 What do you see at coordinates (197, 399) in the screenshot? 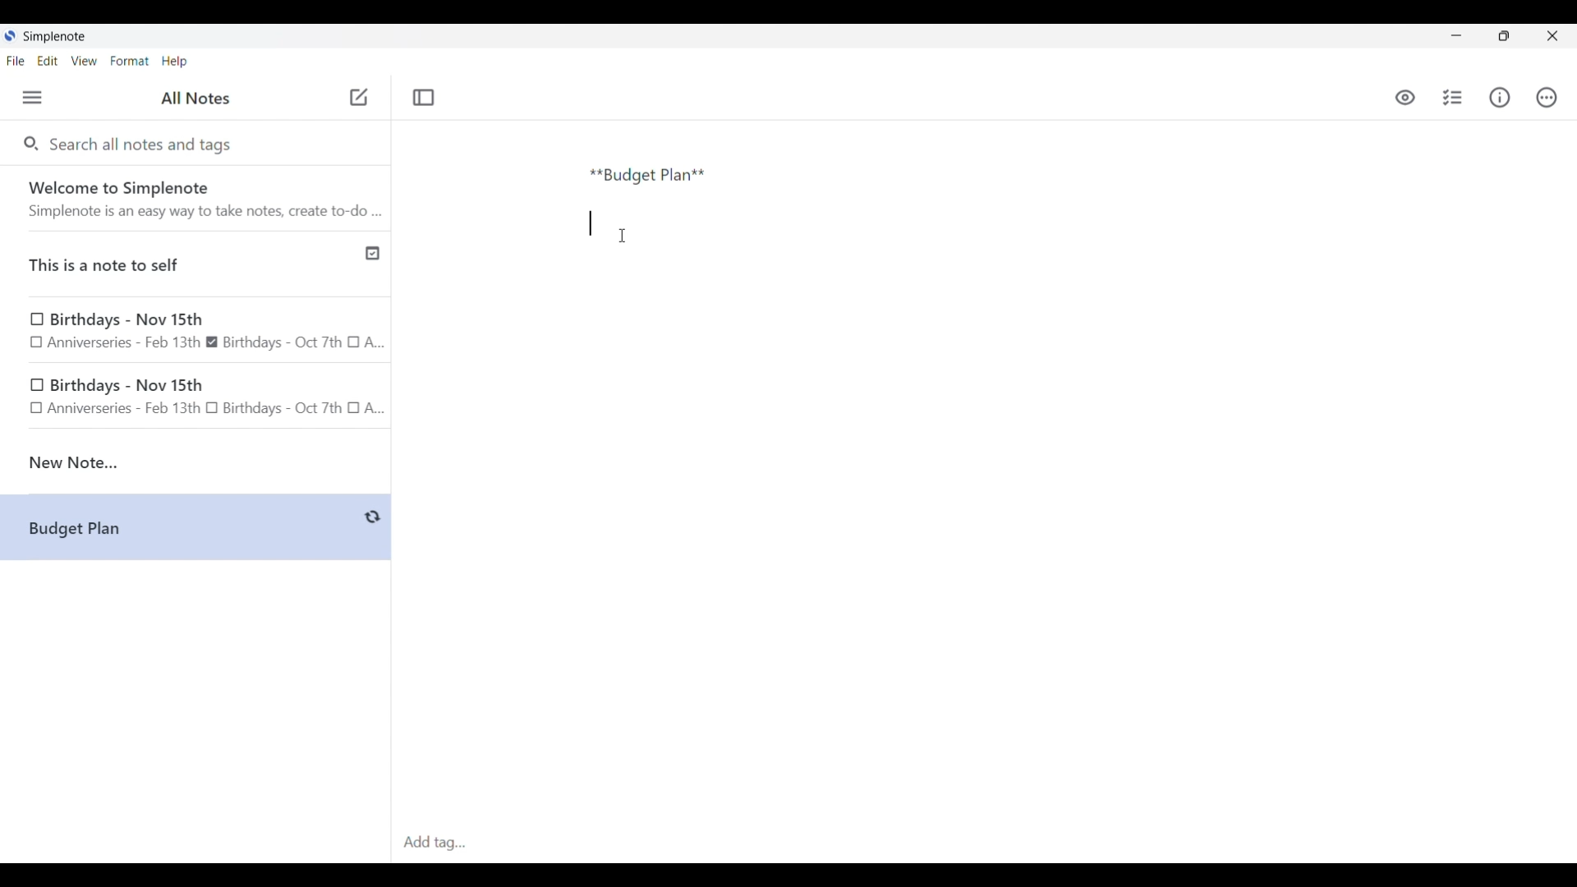
I see `birthday note` at bounding box center [197, 399].